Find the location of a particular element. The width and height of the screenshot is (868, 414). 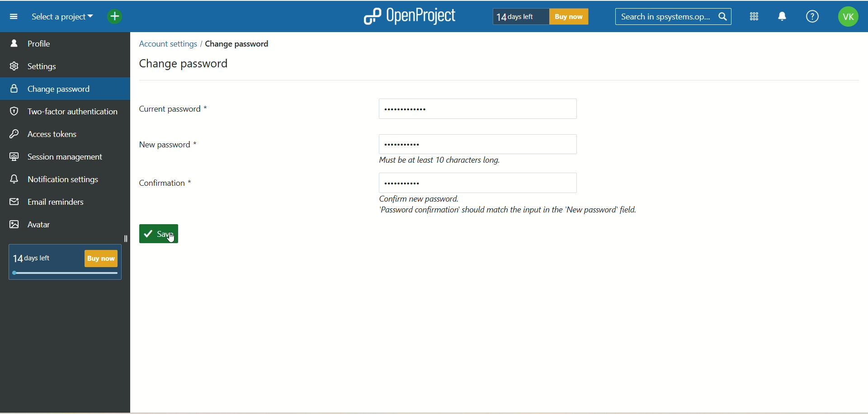

cursor is located at coordinates (173, 239).